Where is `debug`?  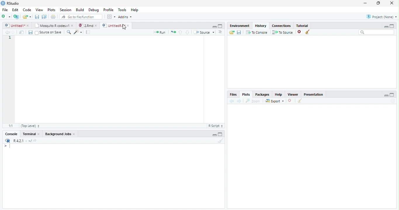
debug is located at coordinates (94, 10).